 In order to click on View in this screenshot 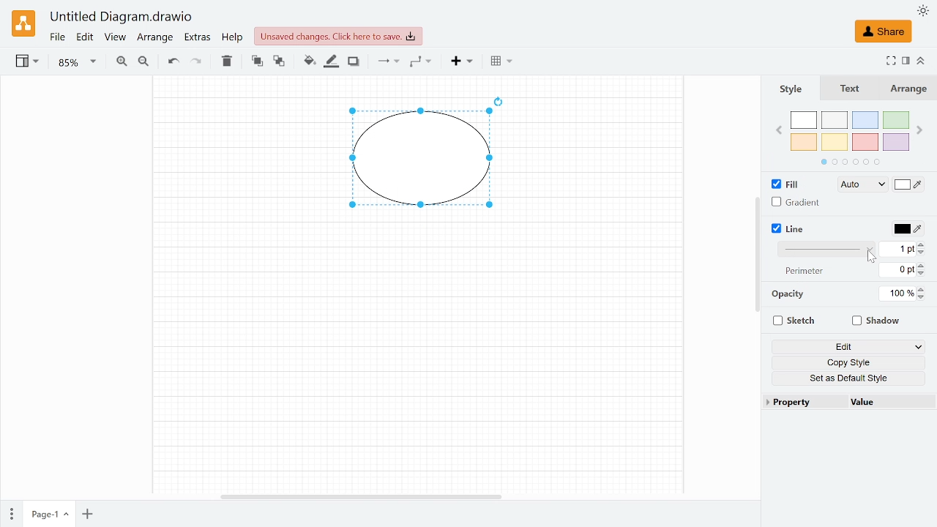, I will do `click(29, 63)`.